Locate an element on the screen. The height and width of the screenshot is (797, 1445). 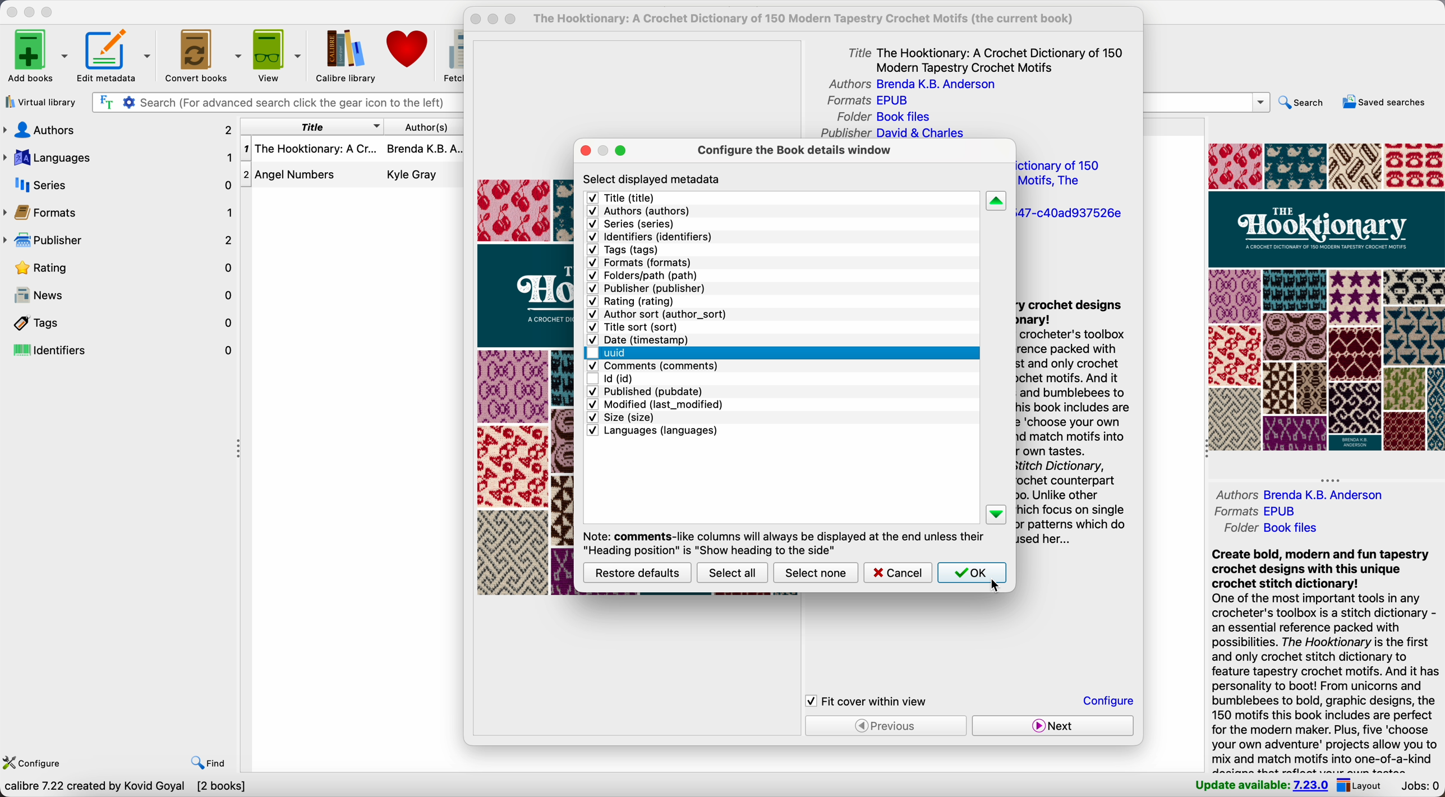
maximize is located at coordinates (48, 13).